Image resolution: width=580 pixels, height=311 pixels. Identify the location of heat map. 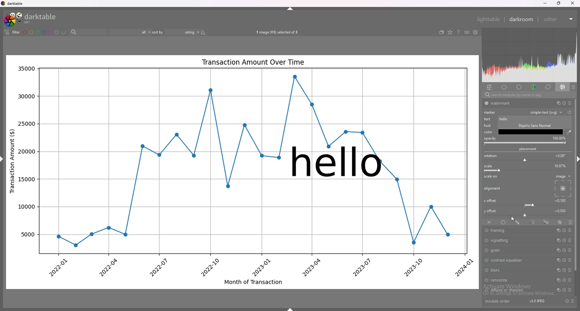
(529, 55).